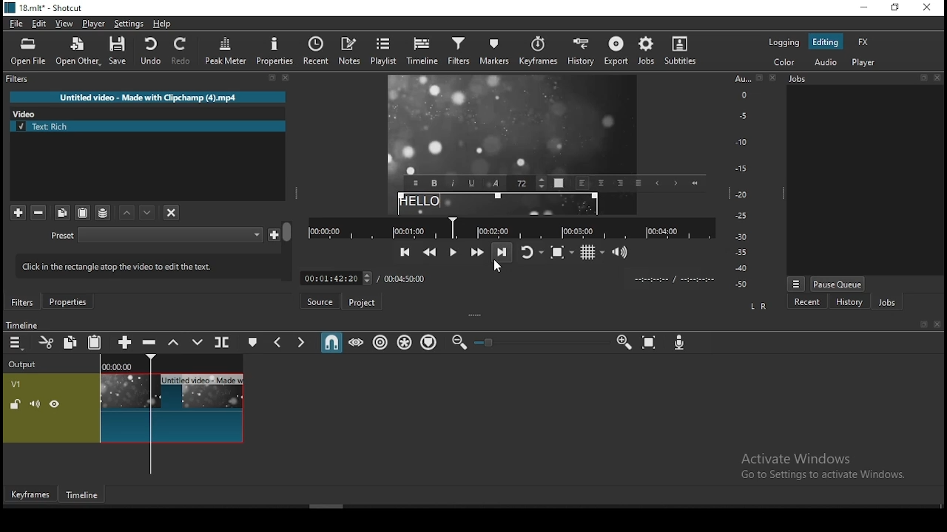 The width and height of the screenshot is (947, 532). What do you see at coordinates (103, 212) in the screenshot?
I see `save filter sets` at bounding box center [103, 212].